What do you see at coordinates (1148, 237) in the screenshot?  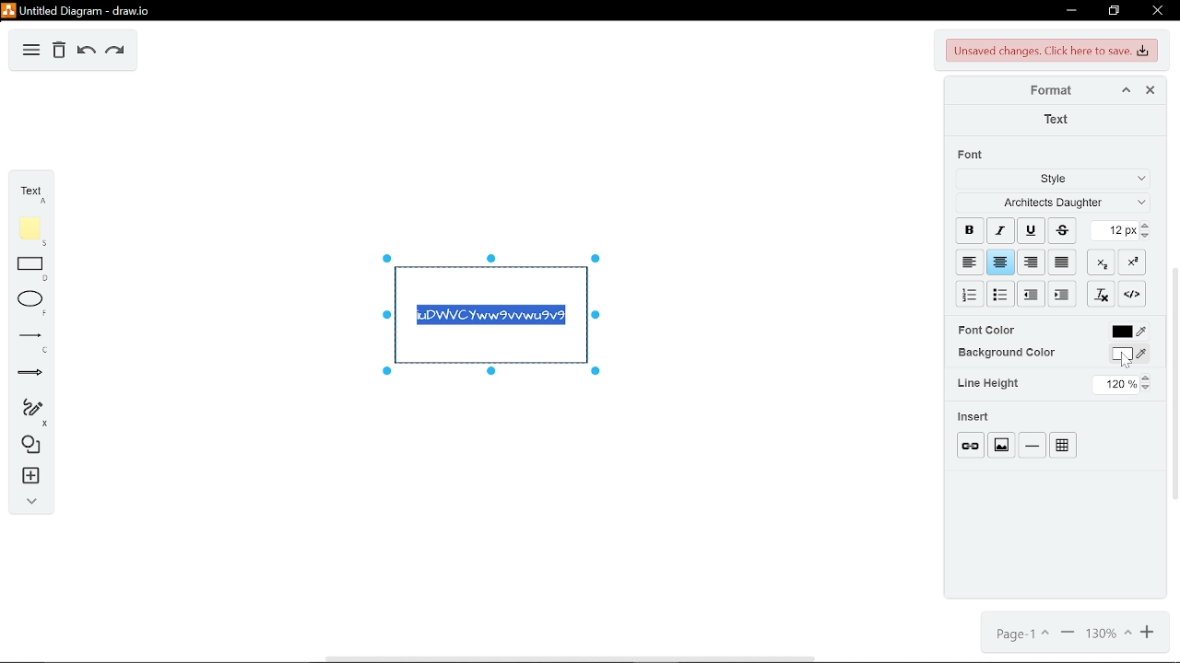 I see `decrease text size` at bounding box center [1148, 237].